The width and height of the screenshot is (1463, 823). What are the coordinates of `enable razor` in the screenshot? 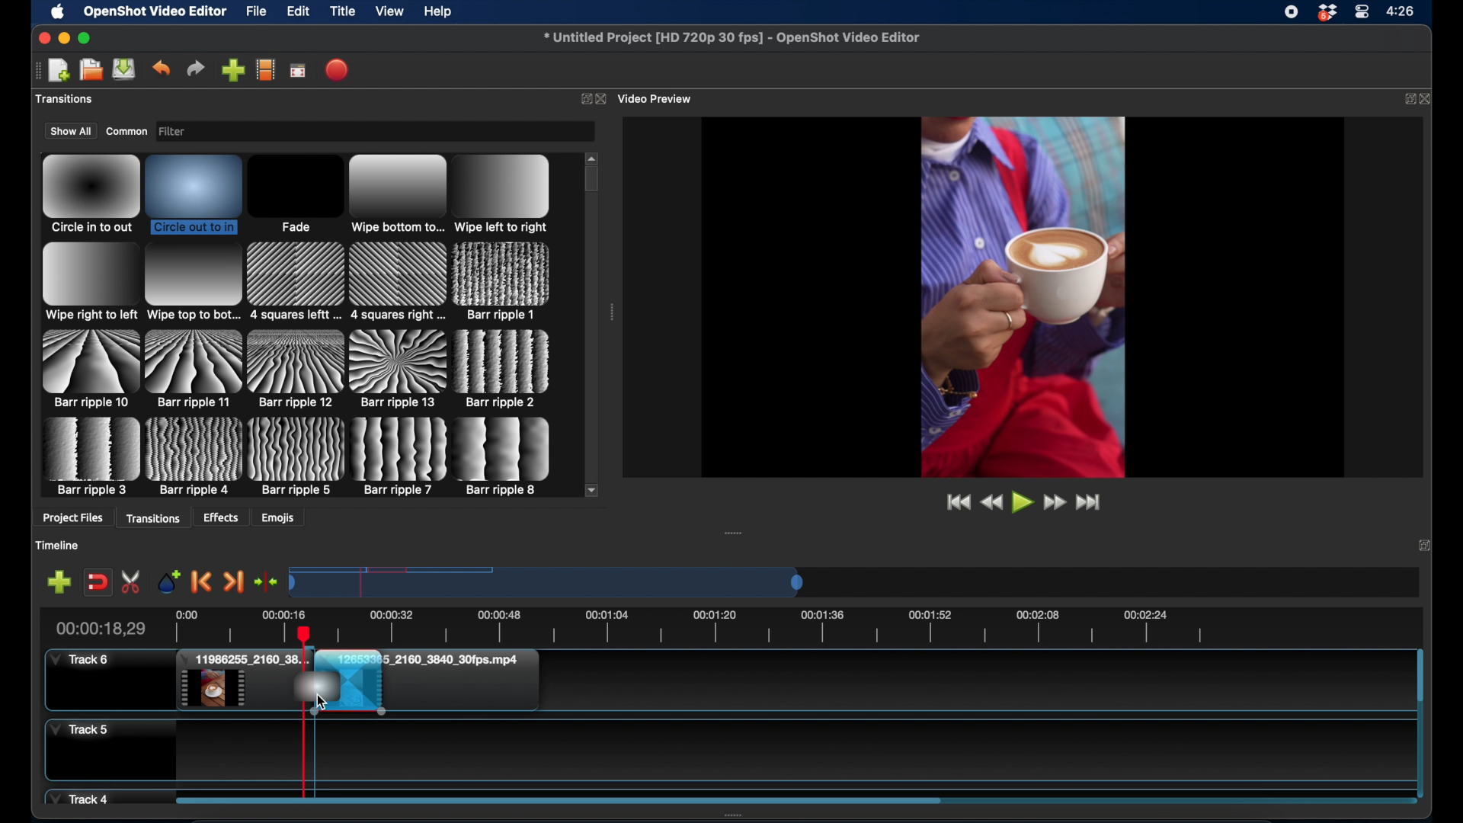 It's located at (133, 581).